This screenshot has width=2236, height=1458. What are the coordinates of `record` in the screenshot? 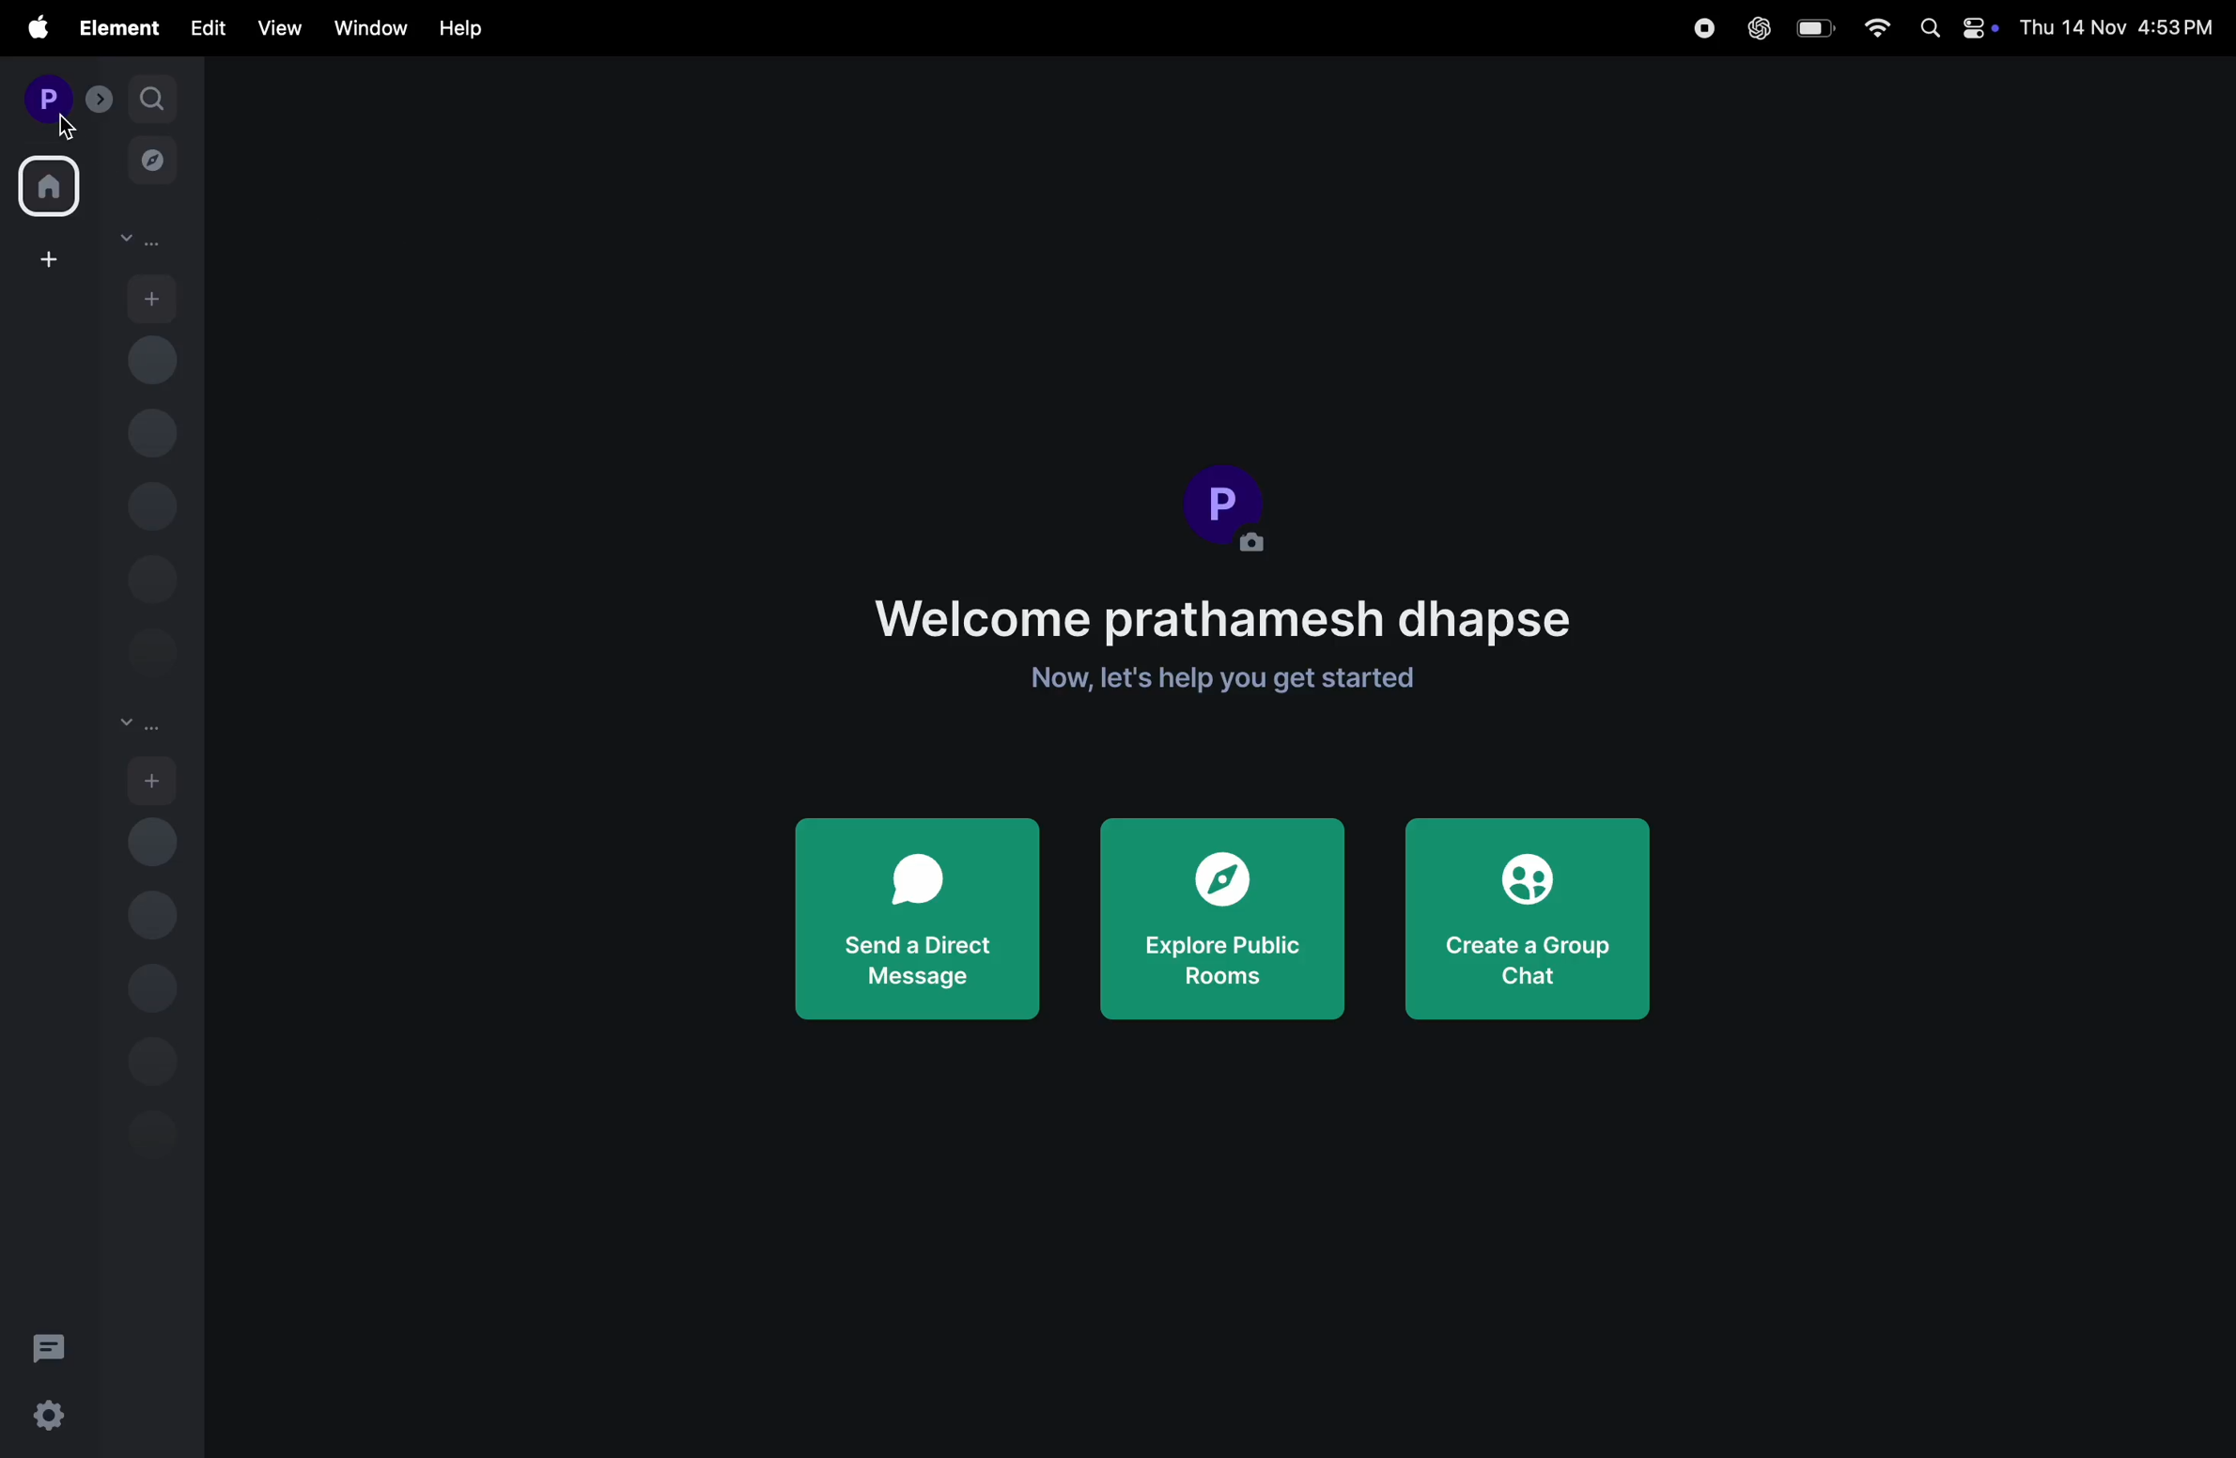 It's located at (1702, 28).